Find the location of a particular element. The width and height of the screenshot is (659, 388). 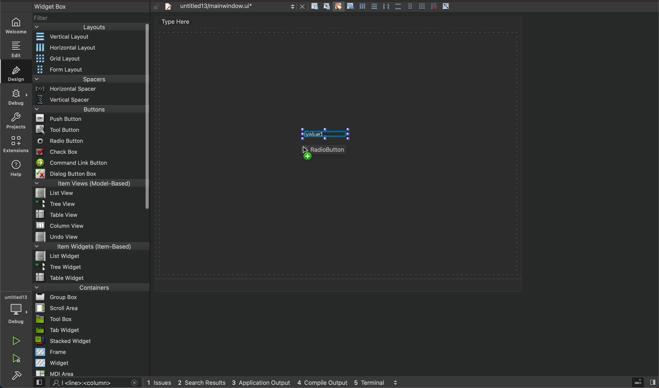

 is located at coordinates (386, 7).